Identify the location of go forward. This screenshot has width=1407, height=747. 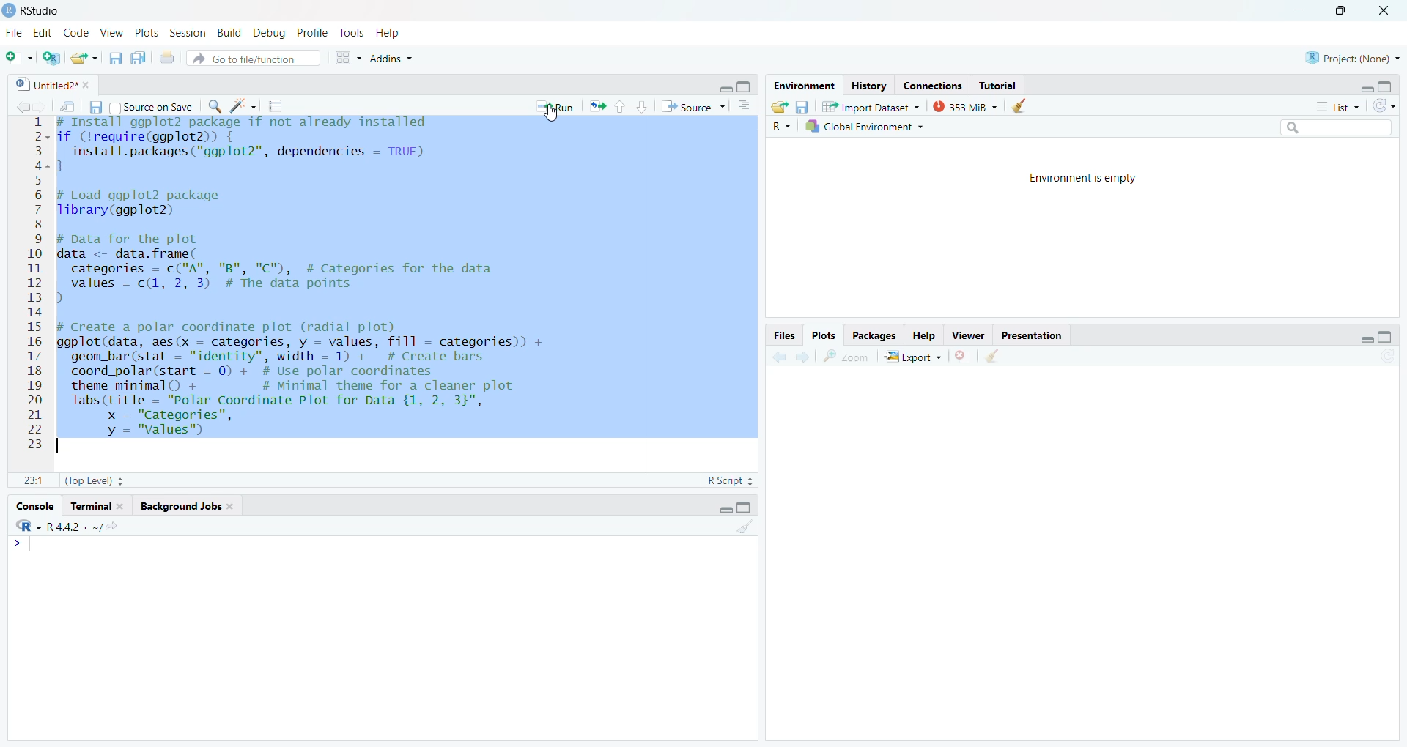
(806, 358).